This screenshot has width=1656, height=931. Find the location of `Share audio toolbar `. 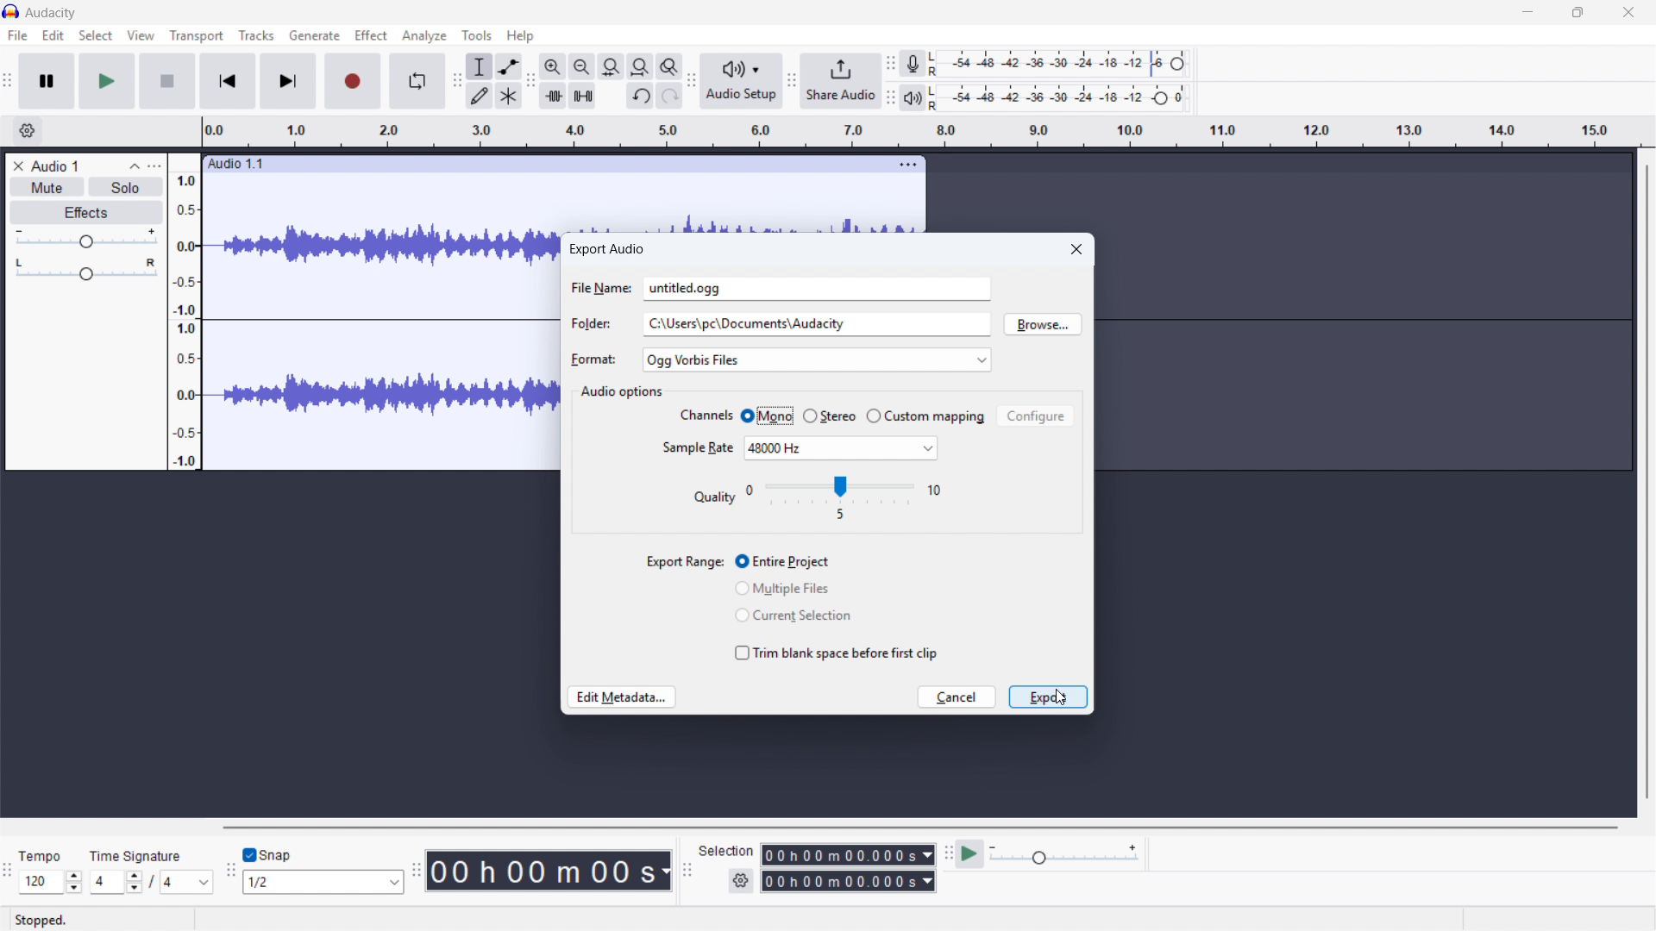

Share audio toolbar  is located at coordinates (792, 80).